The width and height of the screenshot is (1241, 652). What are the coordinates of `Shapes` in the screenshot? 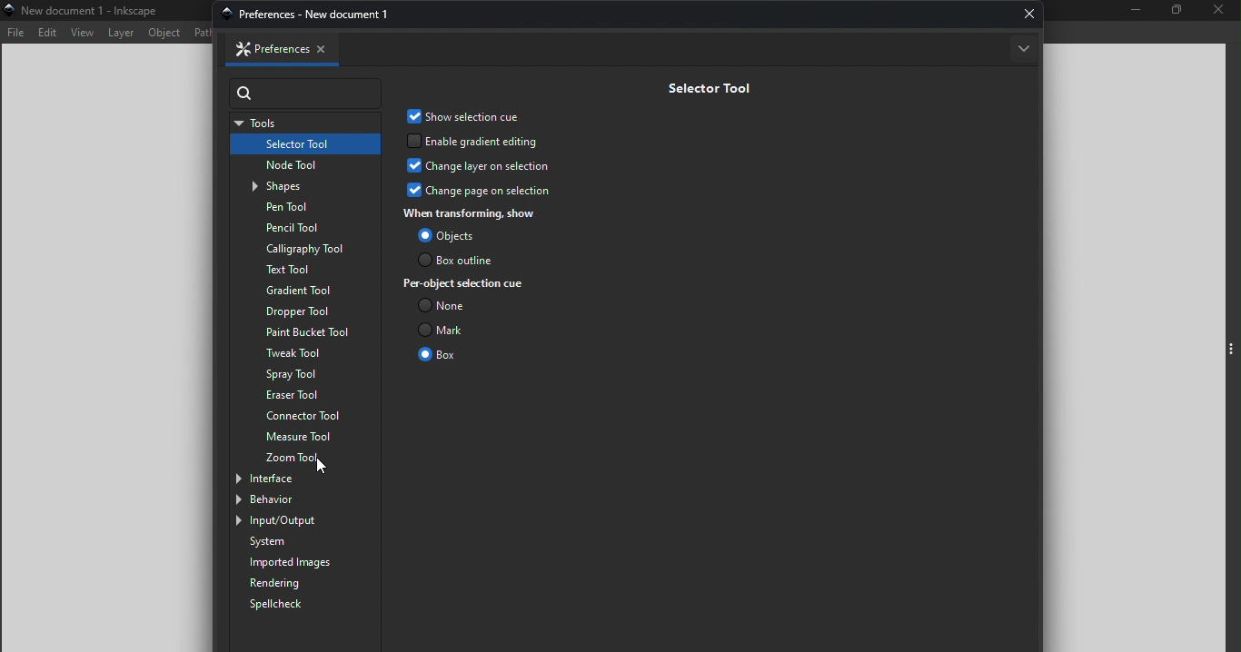 It's located at (282, 186).